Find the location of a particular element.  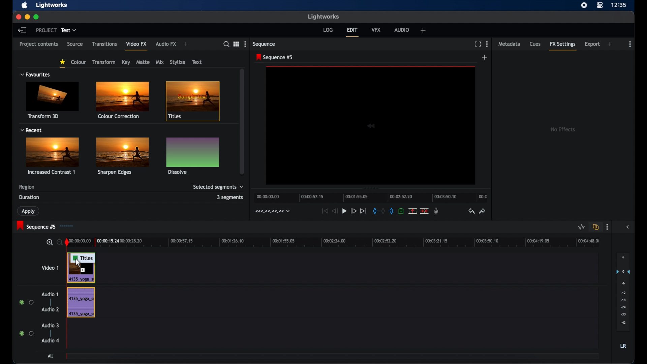

project is located at coordinates (45, 30).